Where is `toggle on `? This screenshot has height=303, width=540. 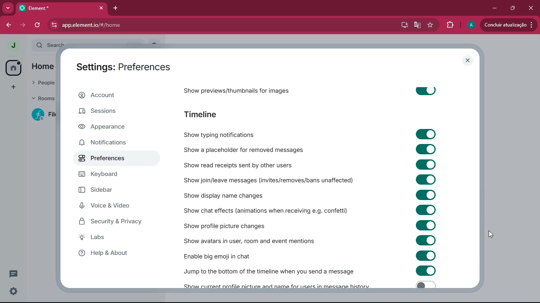
toggle on  is located at coordinates (427, 256).